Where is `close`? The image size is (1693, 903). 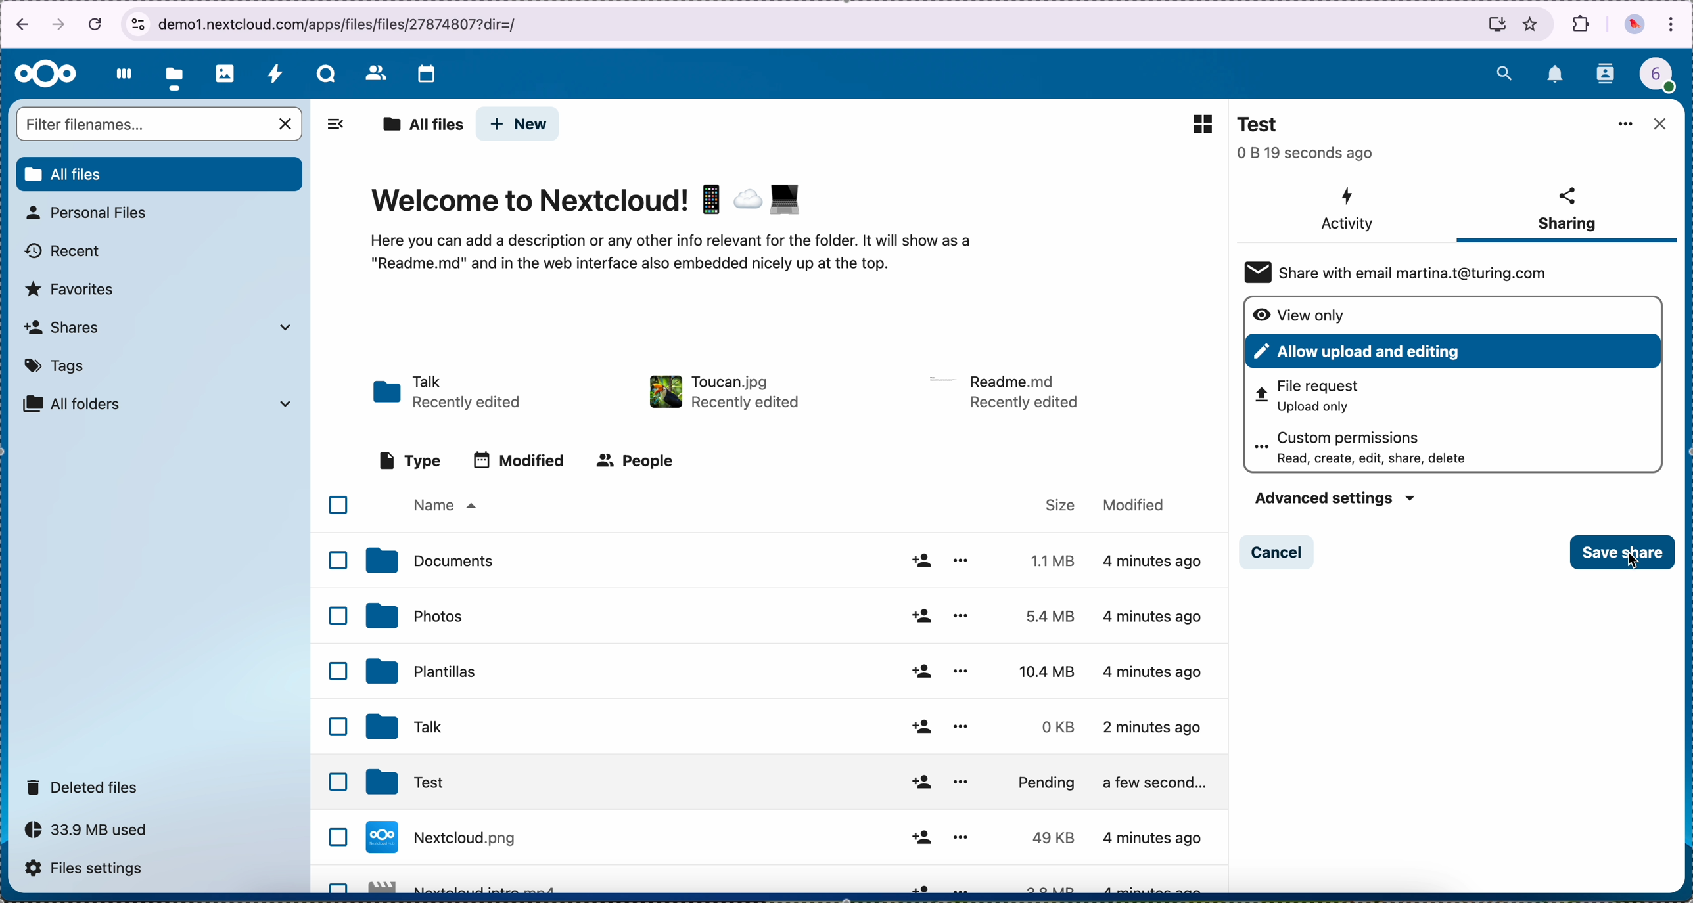 close is located at coordinates (1659, 124).